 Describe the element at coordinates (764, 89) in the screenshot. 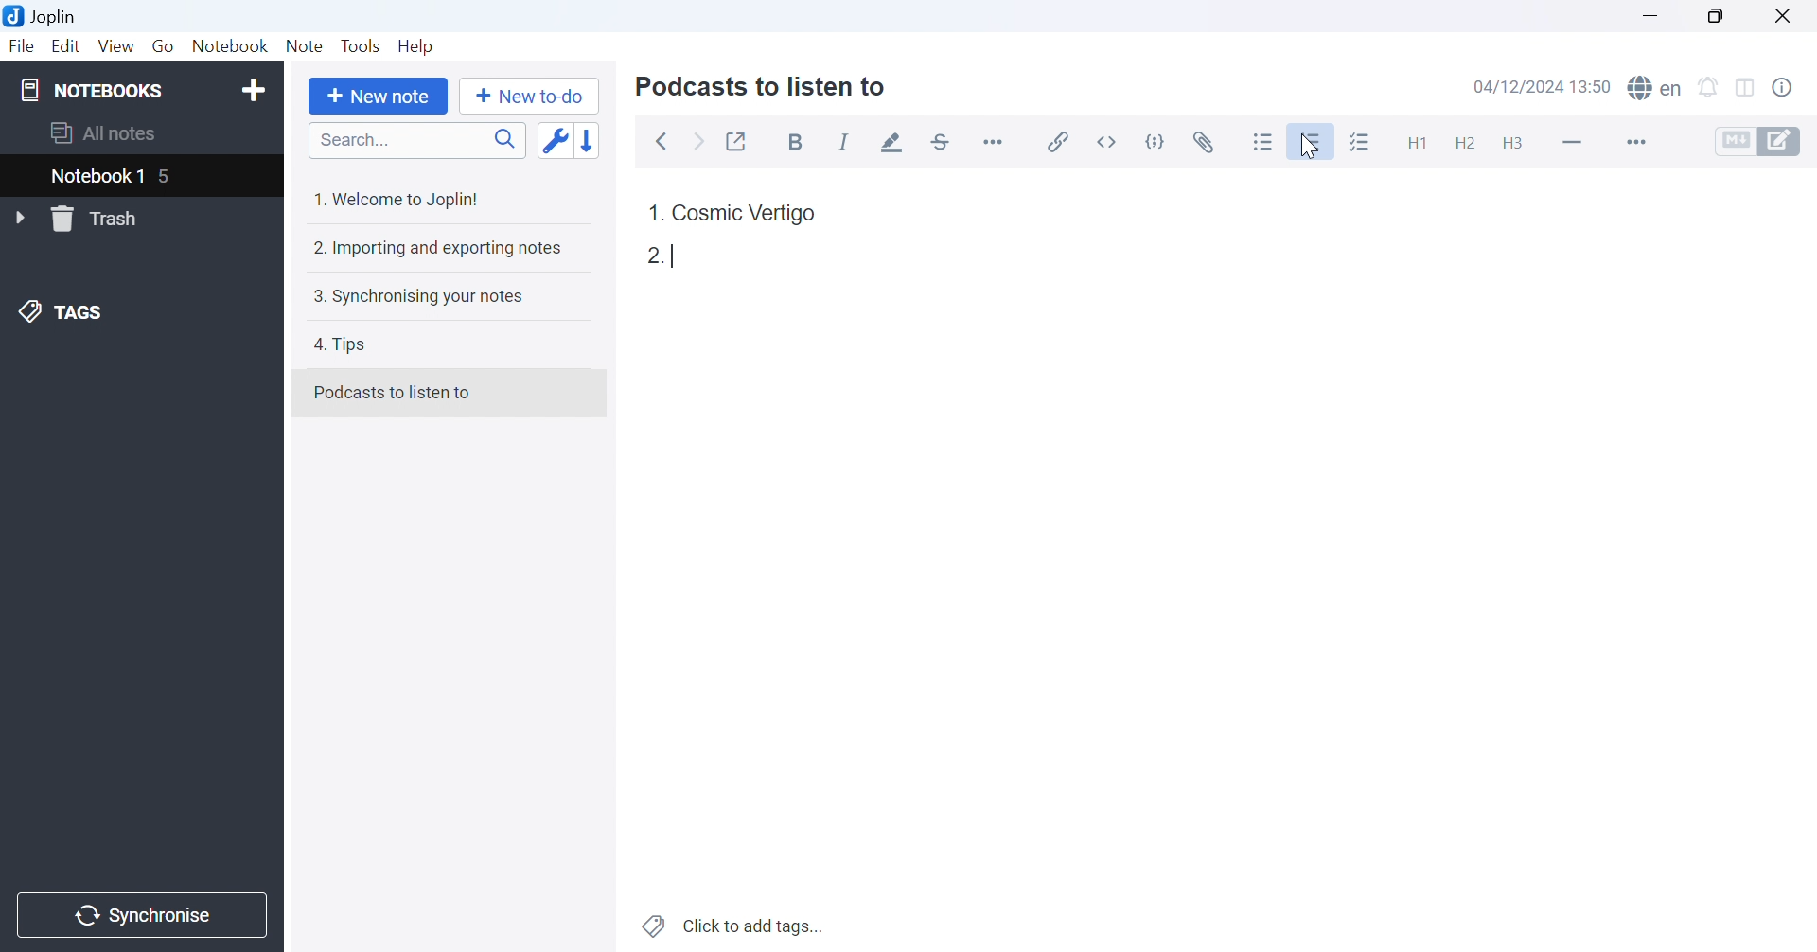

I see `Podcasts to listen to` at that location.